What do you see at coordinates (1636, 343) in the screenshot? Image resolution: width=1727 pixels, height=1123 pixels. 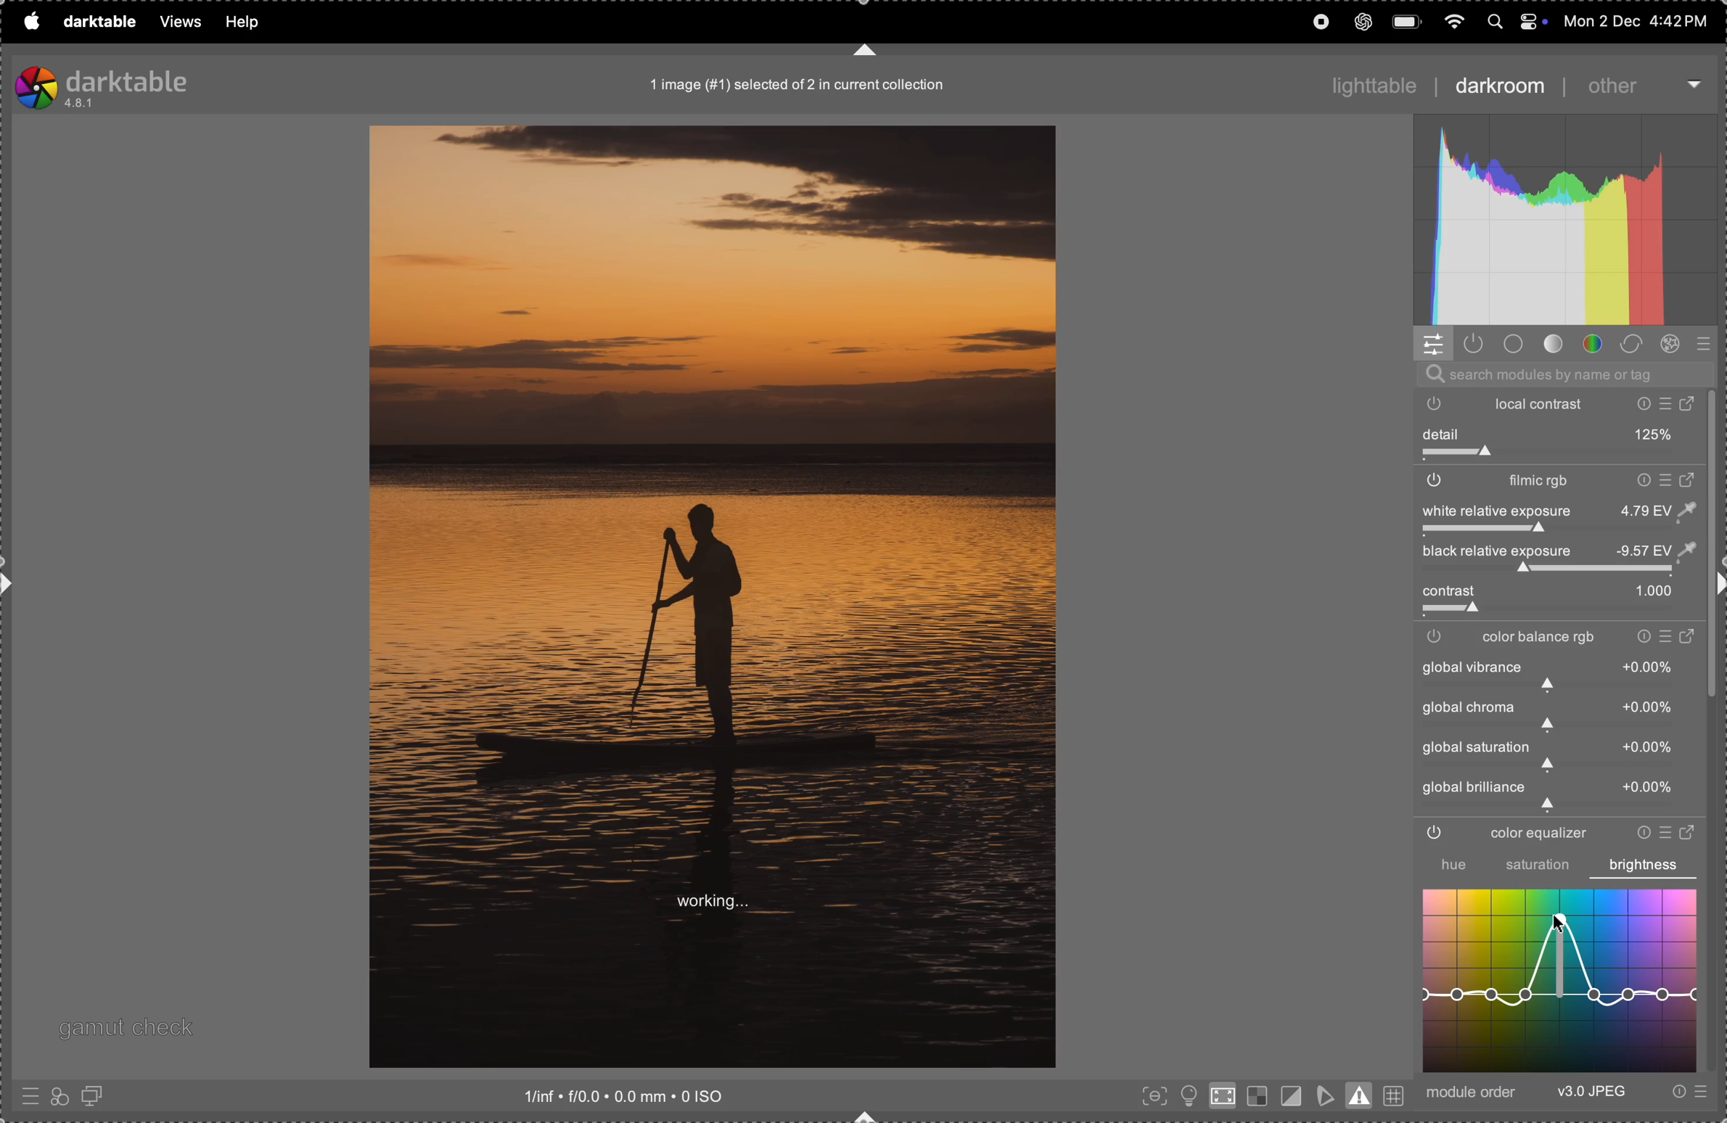 I see `correct` at bounding box center [1636, 343].